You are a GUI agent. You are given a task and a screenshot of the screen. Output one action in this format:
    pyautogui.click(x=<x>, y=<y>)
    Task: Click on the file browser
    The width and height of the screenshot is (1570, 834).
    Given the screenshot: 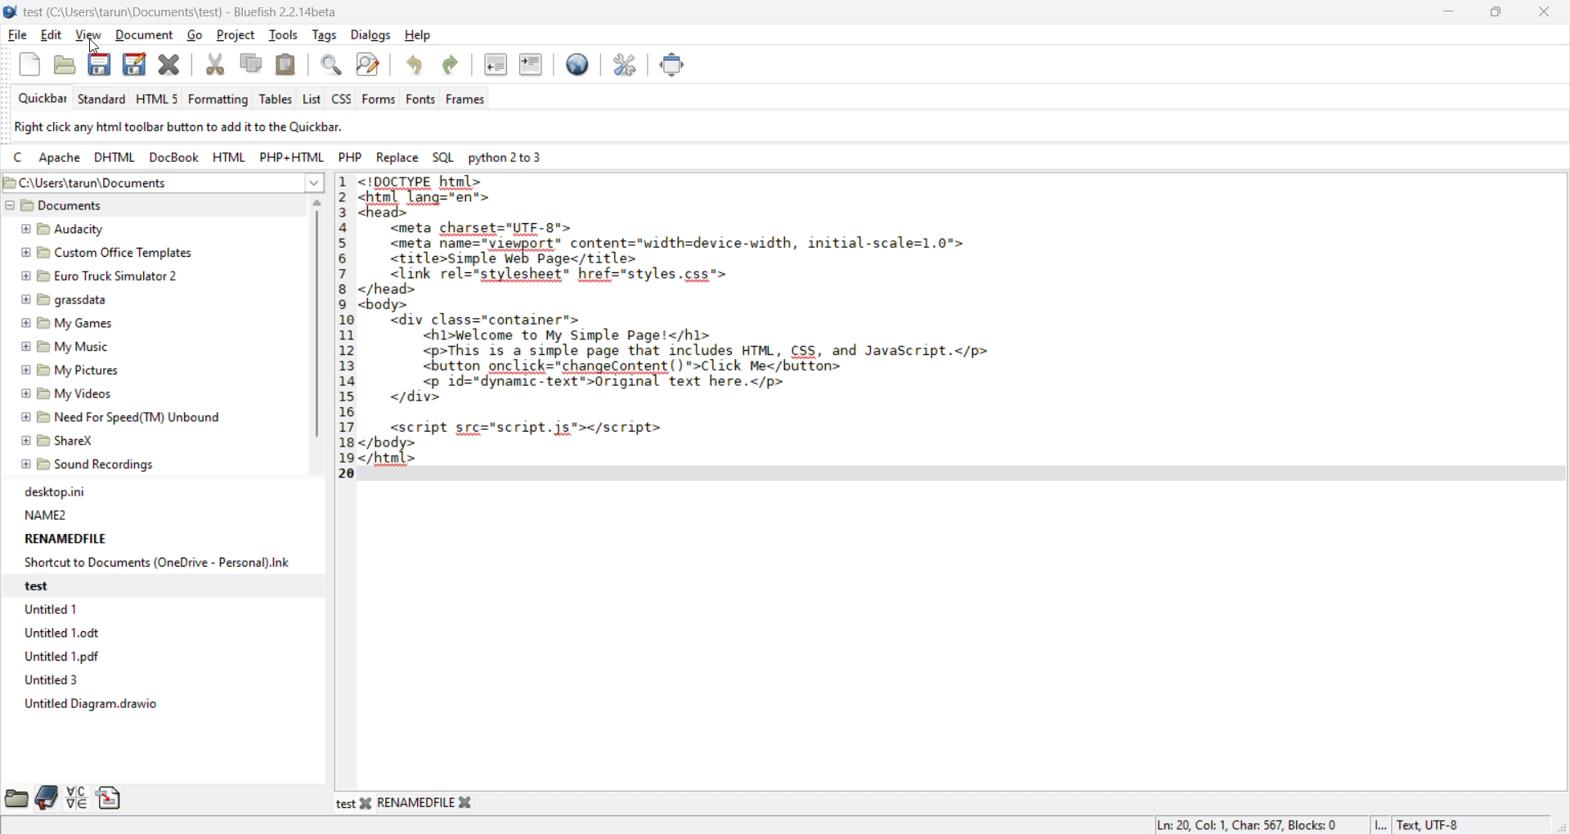 What is the action you would take?
    pyautogui.click(x=16, y=796)
    